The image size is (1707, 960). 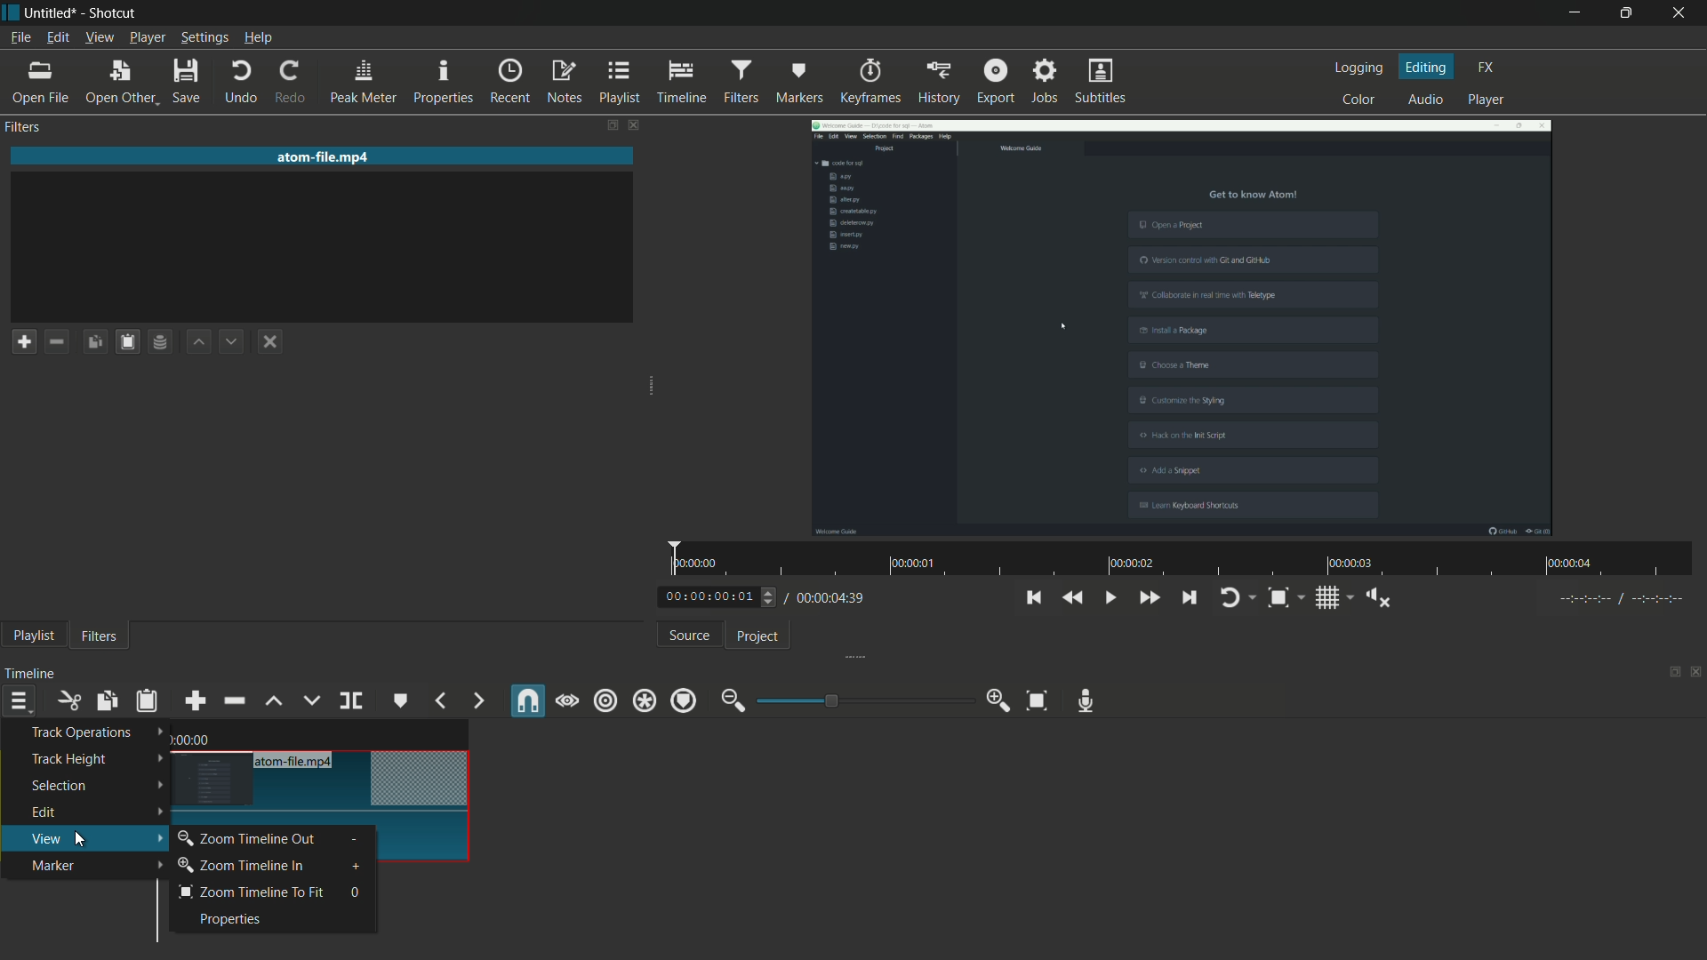 I want to click on close timeline, so click(x=1696, y=671).